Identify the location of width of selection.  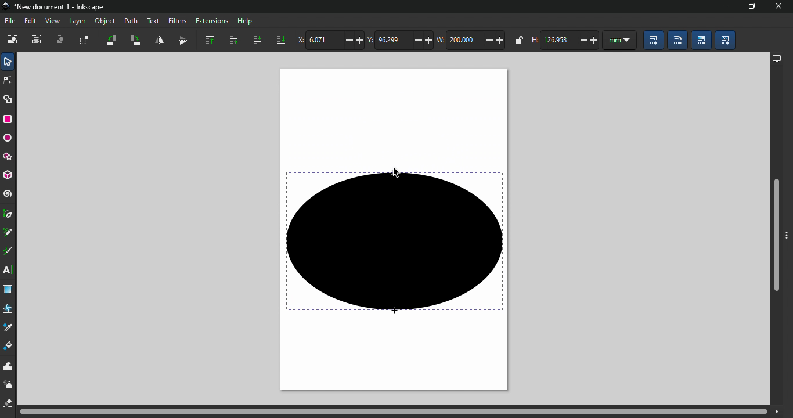
(471, 39).